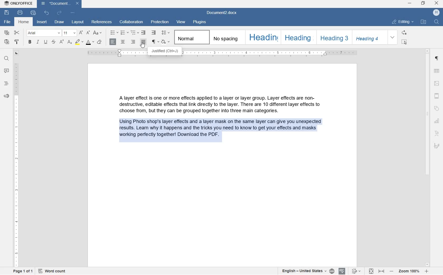 Image resolution: width=443 pixels, height=275 pixels. I want to click on INCREMENT FONT SIZE, so click(81, 32).